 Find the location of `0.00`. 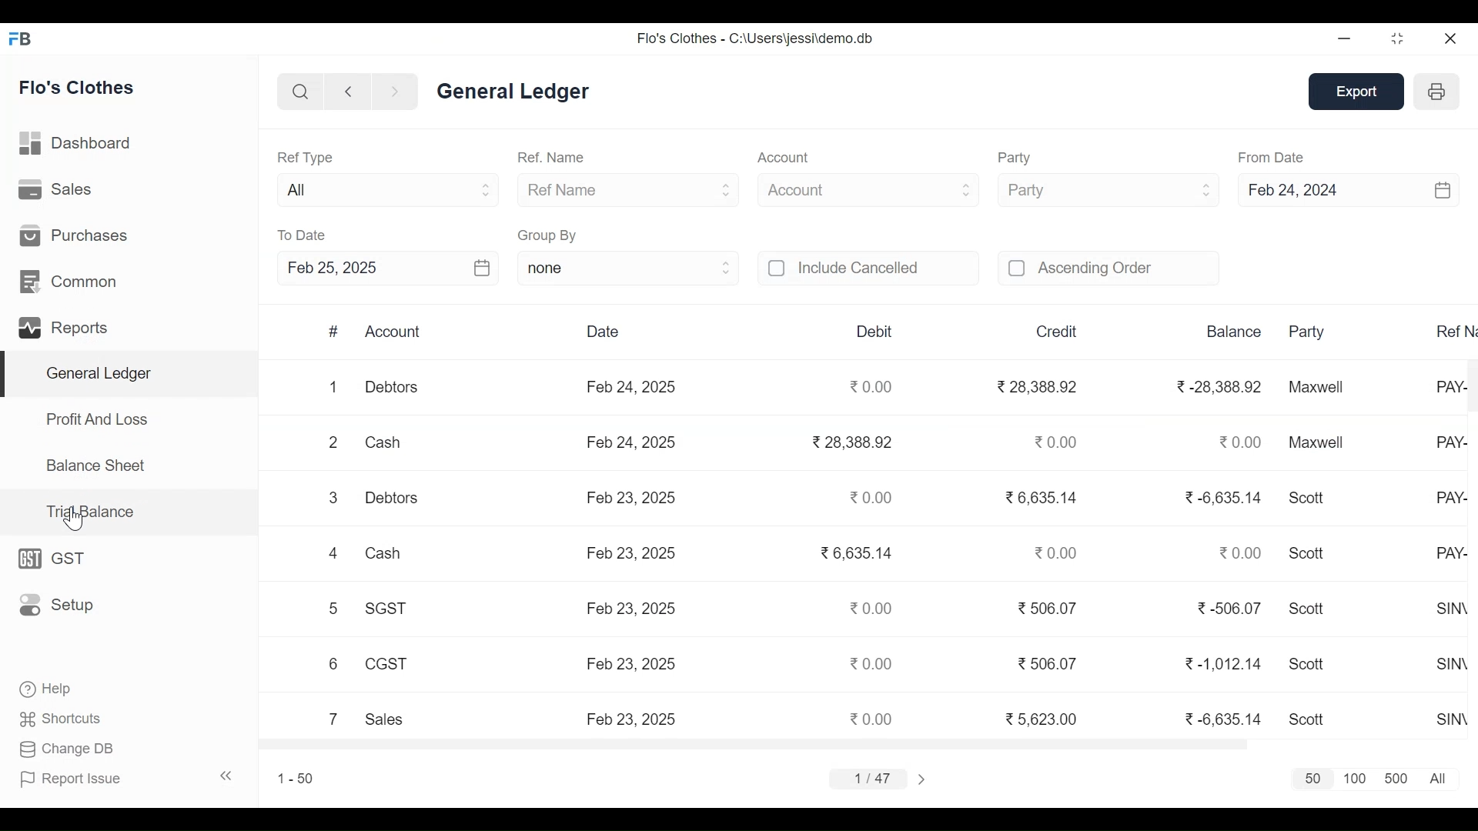

0.00 is located at coordinates (871, 716).